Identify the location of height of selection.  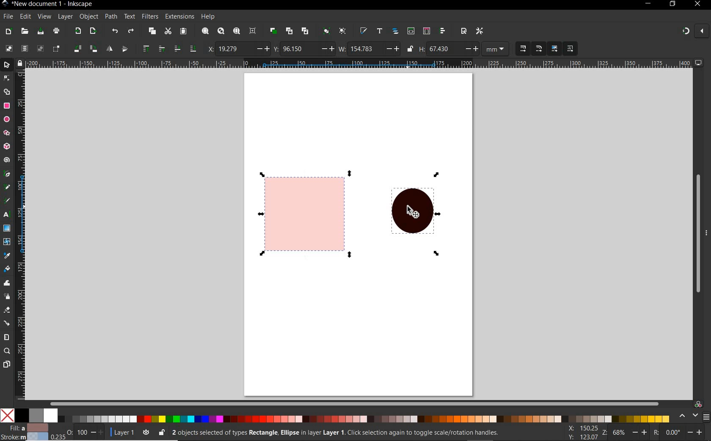
(465, 49).